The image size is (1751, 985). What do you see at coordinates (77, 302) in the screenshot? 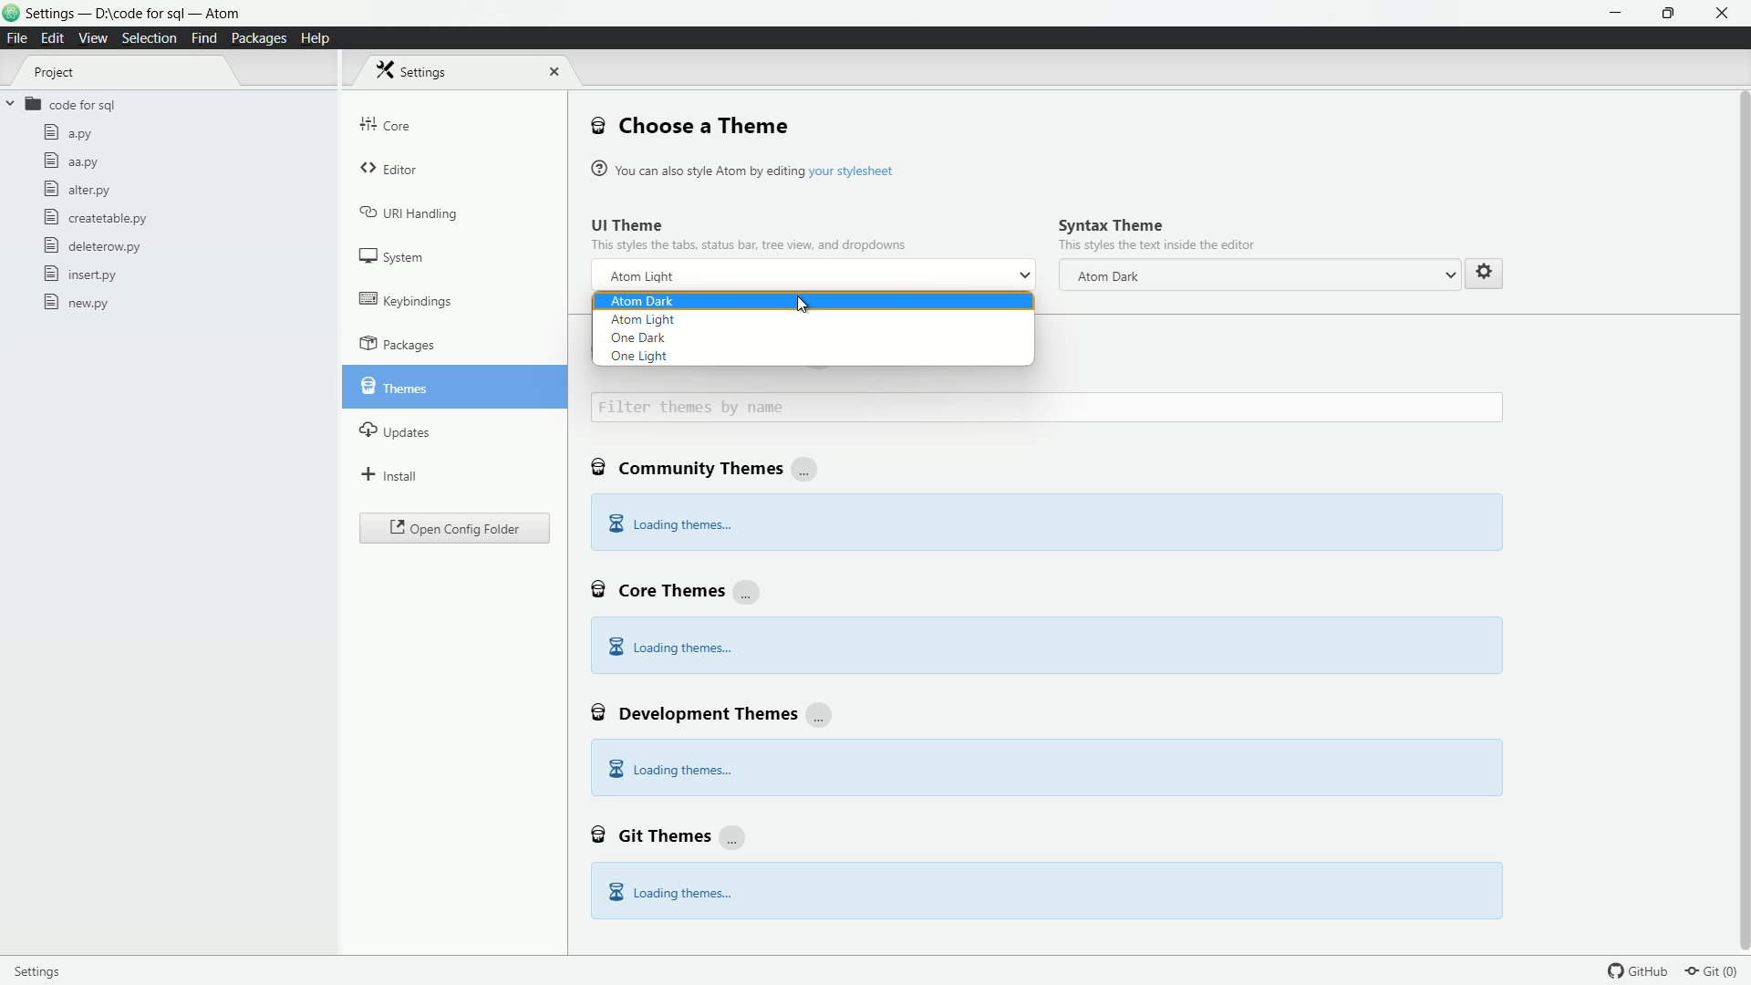
I see `new.py file` at bounding box center [77, 302].